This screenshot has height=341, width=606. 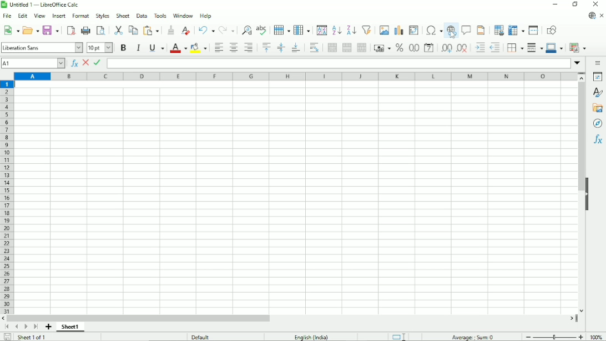 What do you see at coordinates (200, 337) in the screenshot?
I see `Default` at bounding box center [200, 337].